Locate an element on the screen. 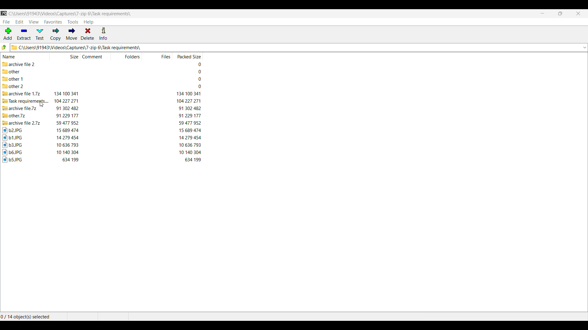 The width and height of the screenshot is (588, 330). packed size is located at coordinates (187, 108).